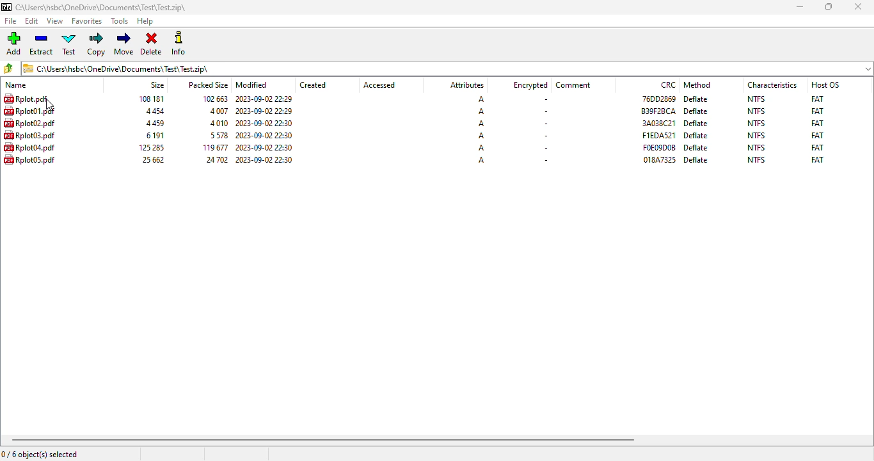 The width and height of the screenshot is (874, 461). What do you see at coordinates (481, 135) in the screenshot?
I see `A` at bounding box center [481, 135].